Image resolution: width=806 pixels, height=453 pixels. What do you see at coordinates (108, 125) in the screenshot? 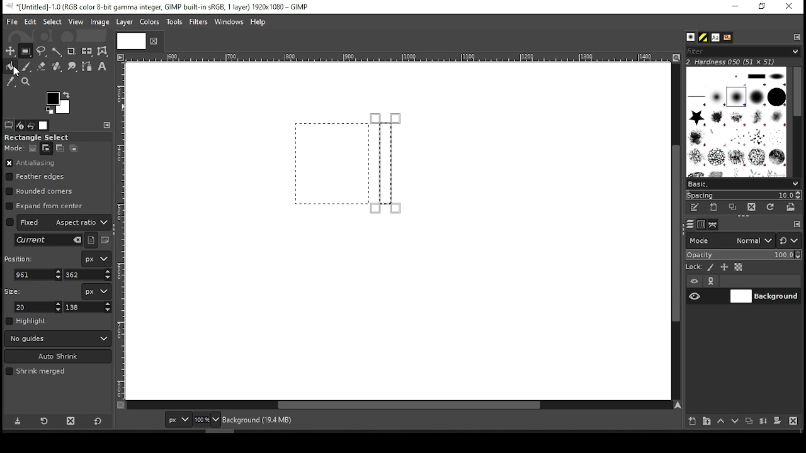
I see `configure this tab` at bounding box center [108, 125].